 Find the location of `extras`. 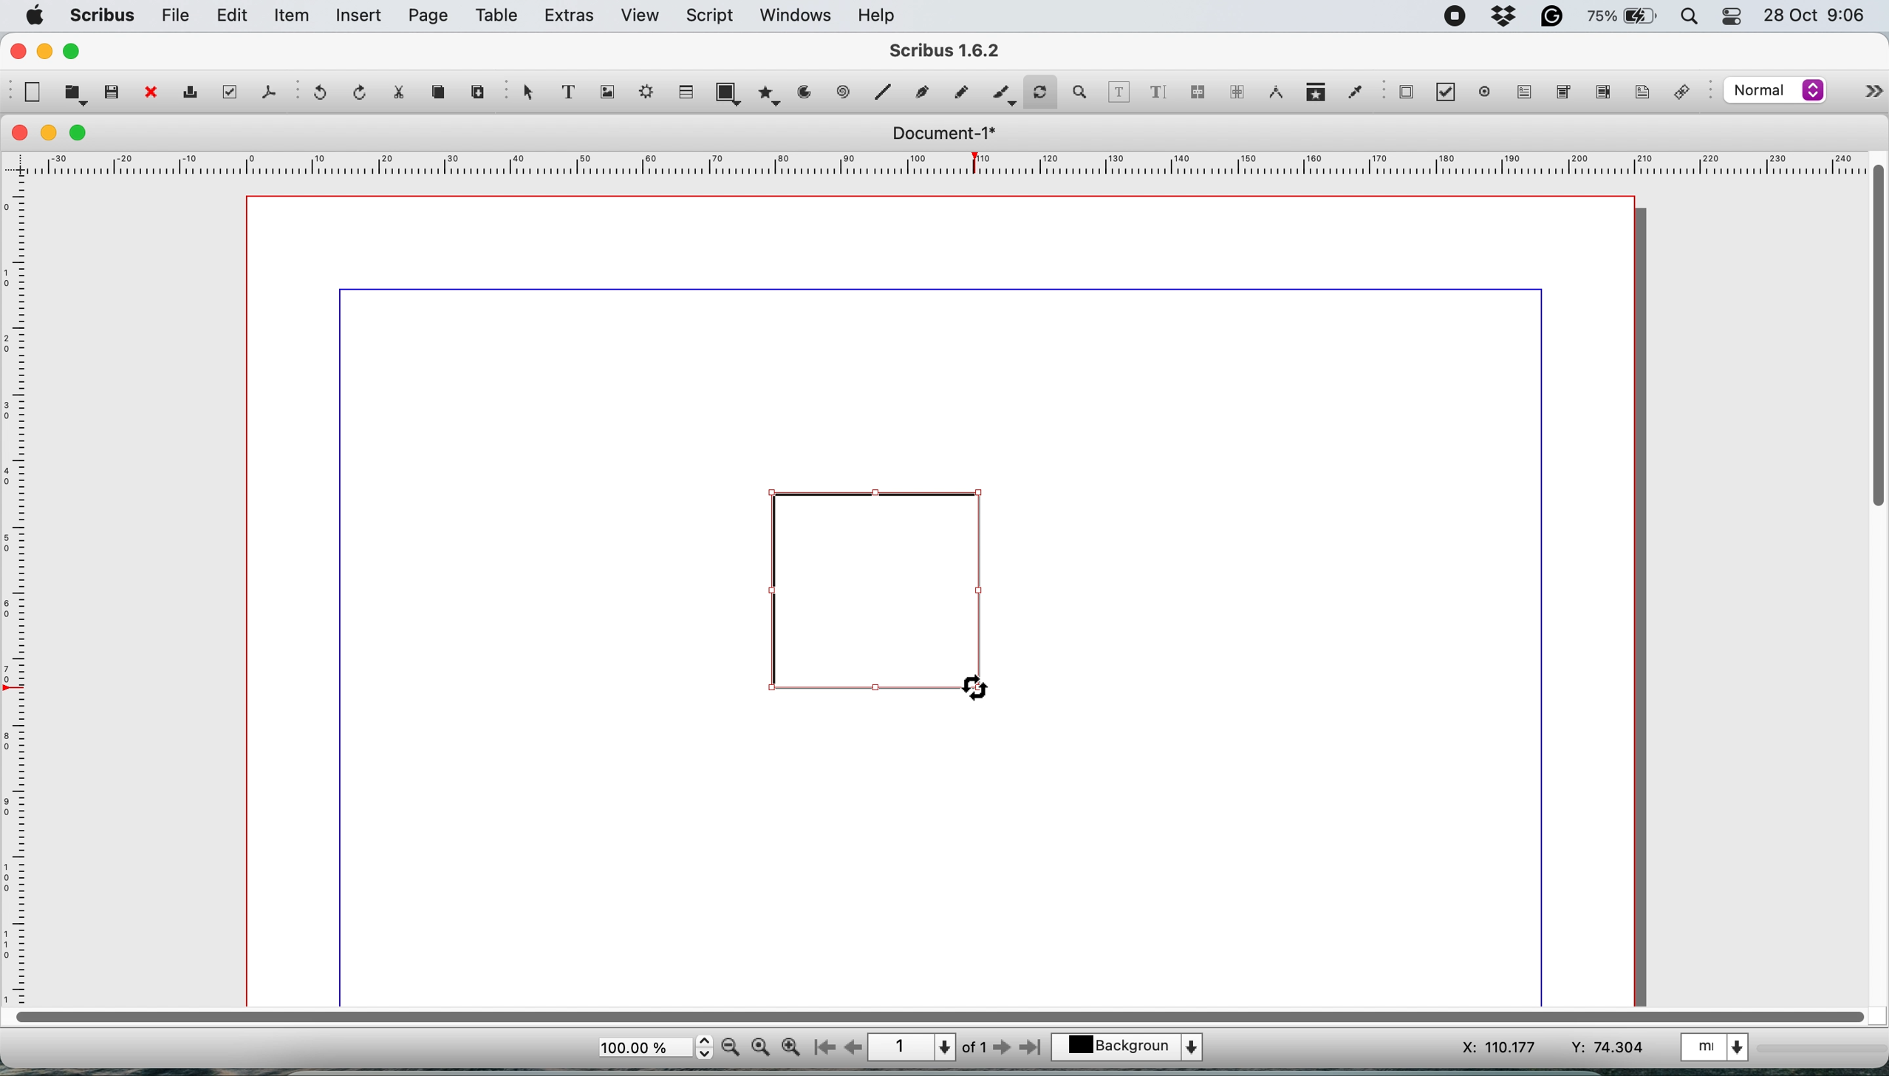

extras is located at coordinates (570, 17).